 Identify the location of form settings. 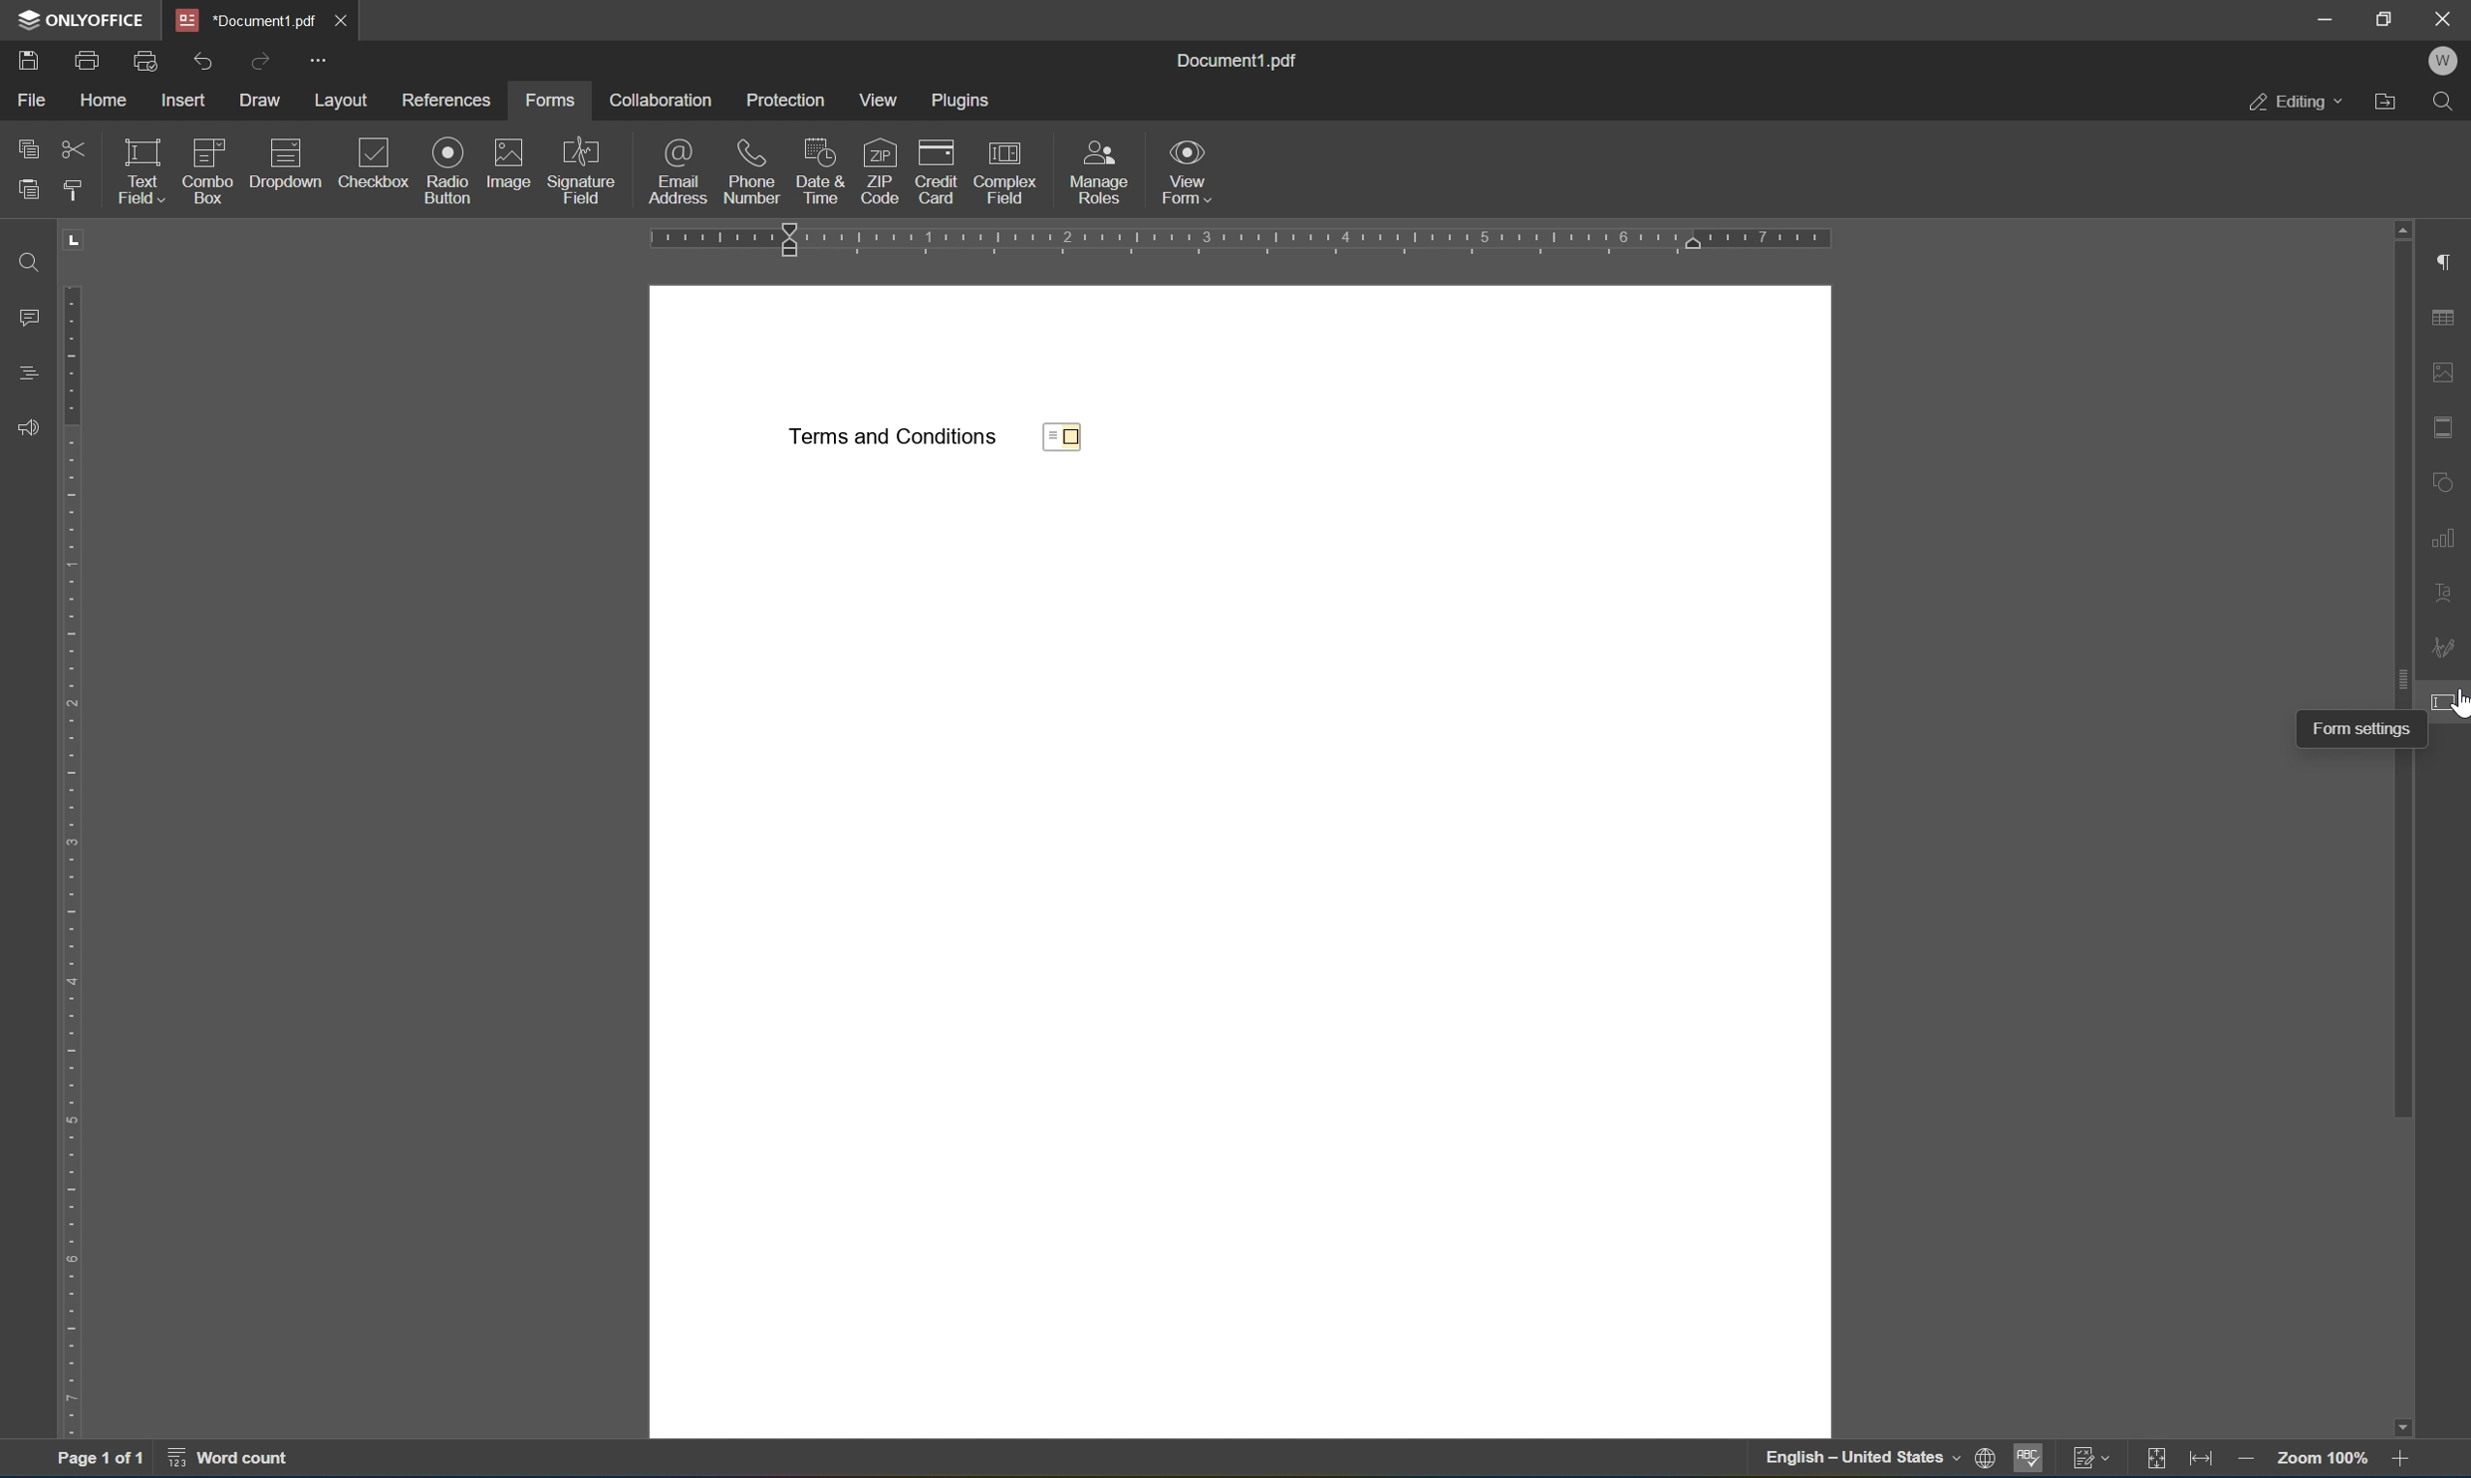
(2443, 708).